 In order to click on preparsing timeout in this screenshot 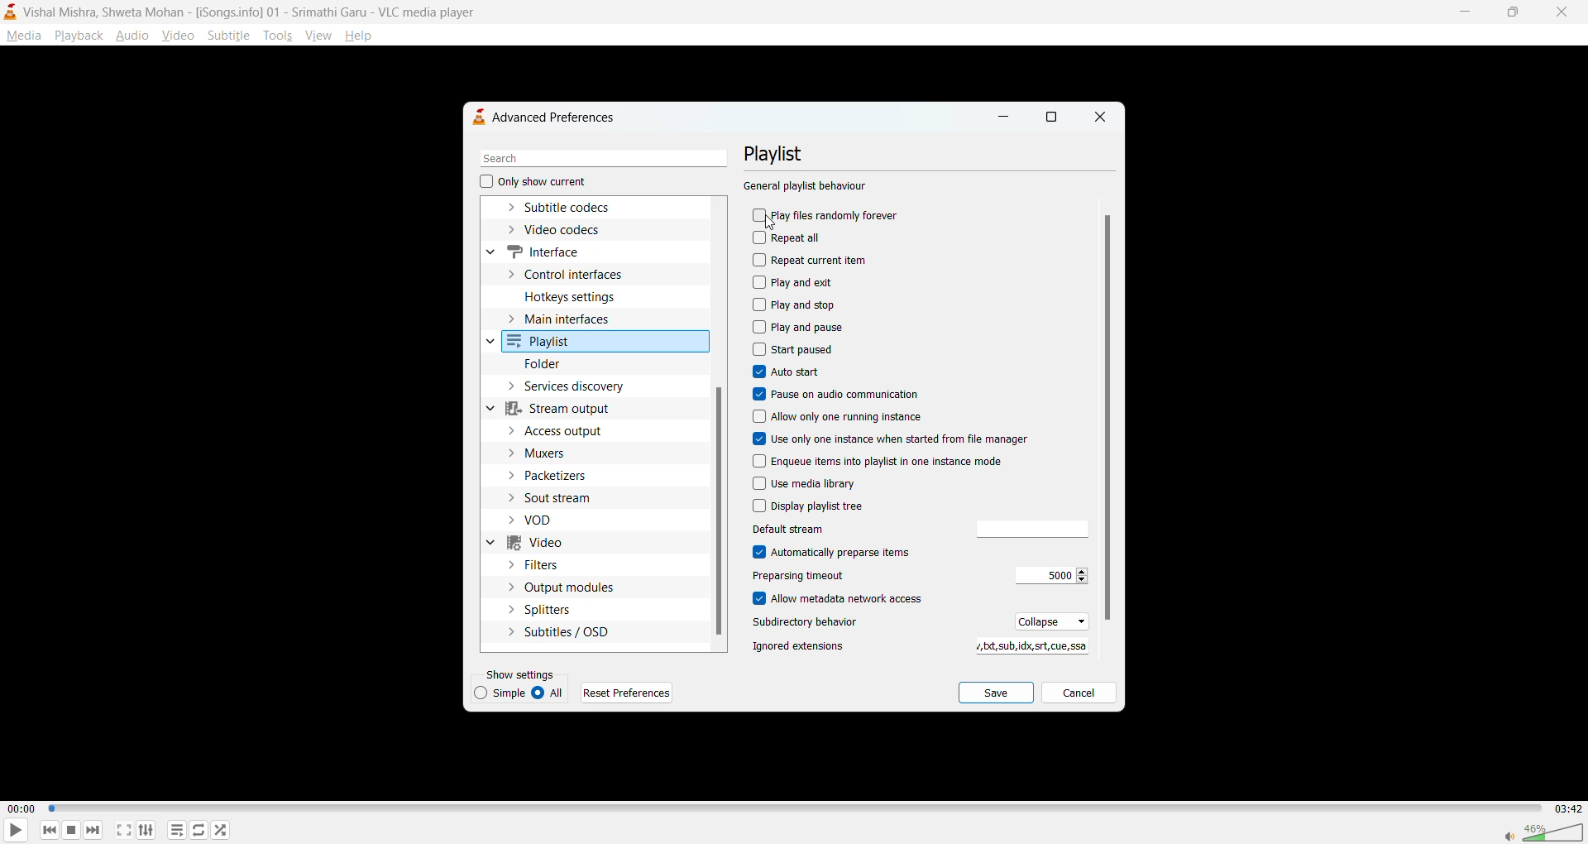, I will do `click(816, 577)`.